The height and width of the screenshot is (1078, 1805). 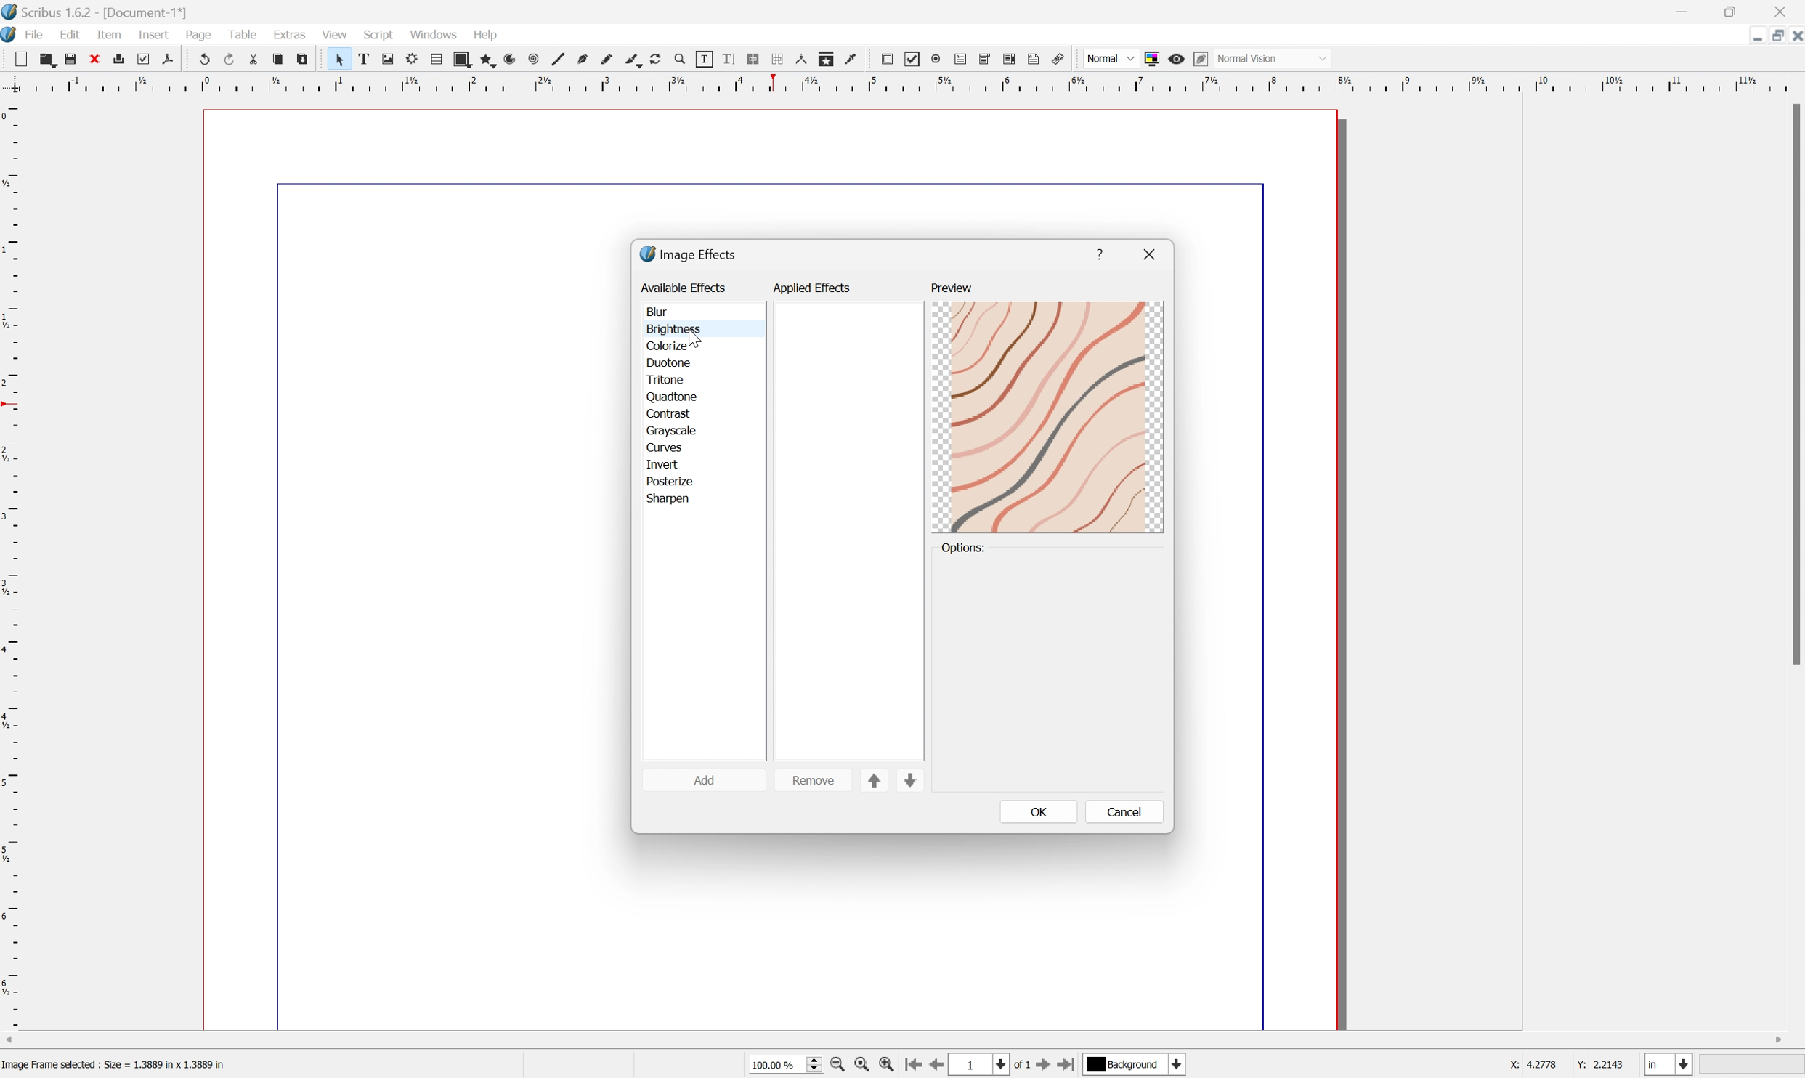 What do you see at coordinates (1201, 59) in the screenshot?
I see `Edit in preview mode` at bounding box center [1201, 59].